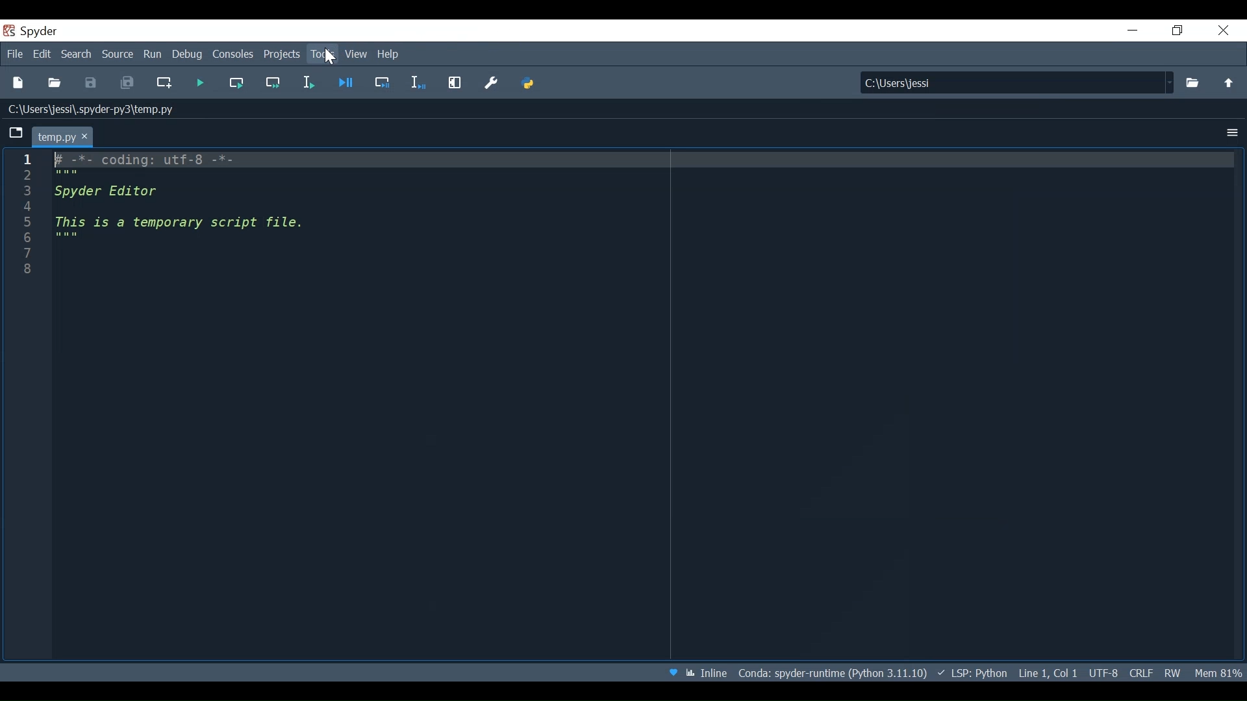 This screenshot has width=1247, height=701. Describe the element at coordinates (309, 83) in the screenshot. I see `Run selection or current line` at that location.